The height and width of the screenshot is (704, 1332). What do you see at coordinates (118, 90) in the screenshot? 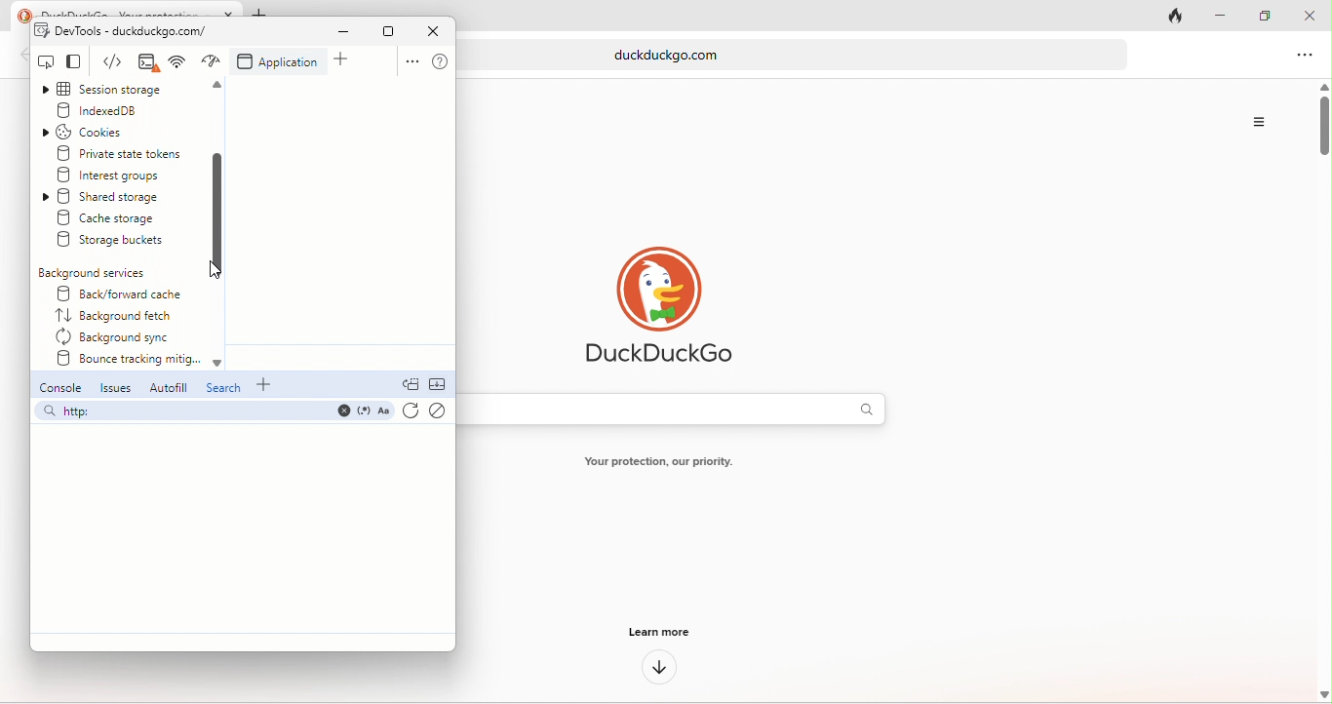
I see `session storage` at bounding box center [118, 90].